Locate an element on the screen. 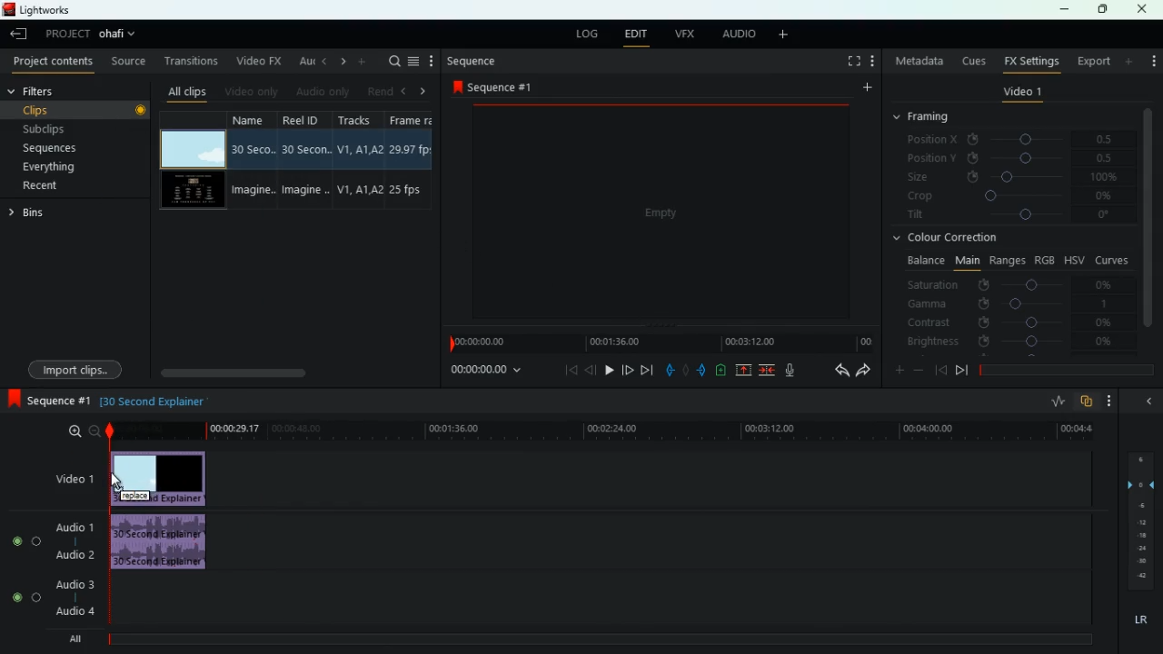 This screenshot has width=1163, height=654. change is located at coordinates (340, 62).